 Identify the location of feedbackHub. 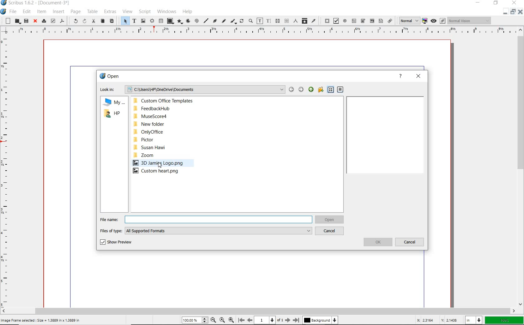
(169, 108).